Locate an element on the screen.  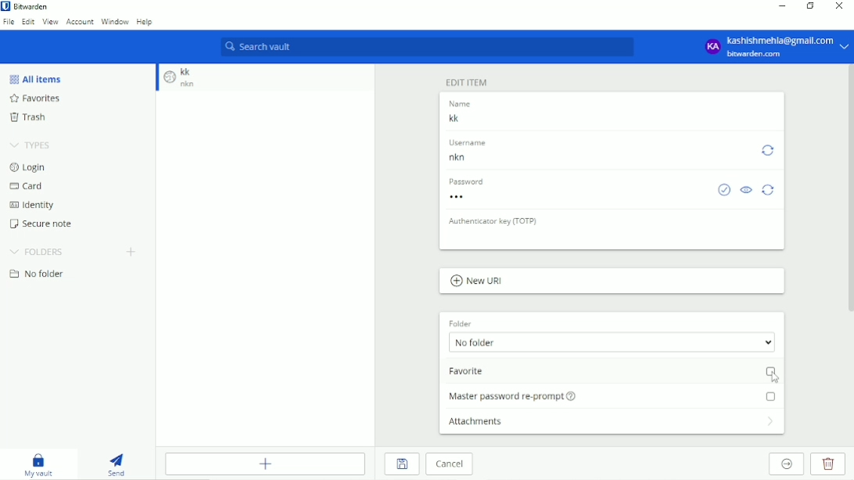
Folder is located at coordinates (463, 323).